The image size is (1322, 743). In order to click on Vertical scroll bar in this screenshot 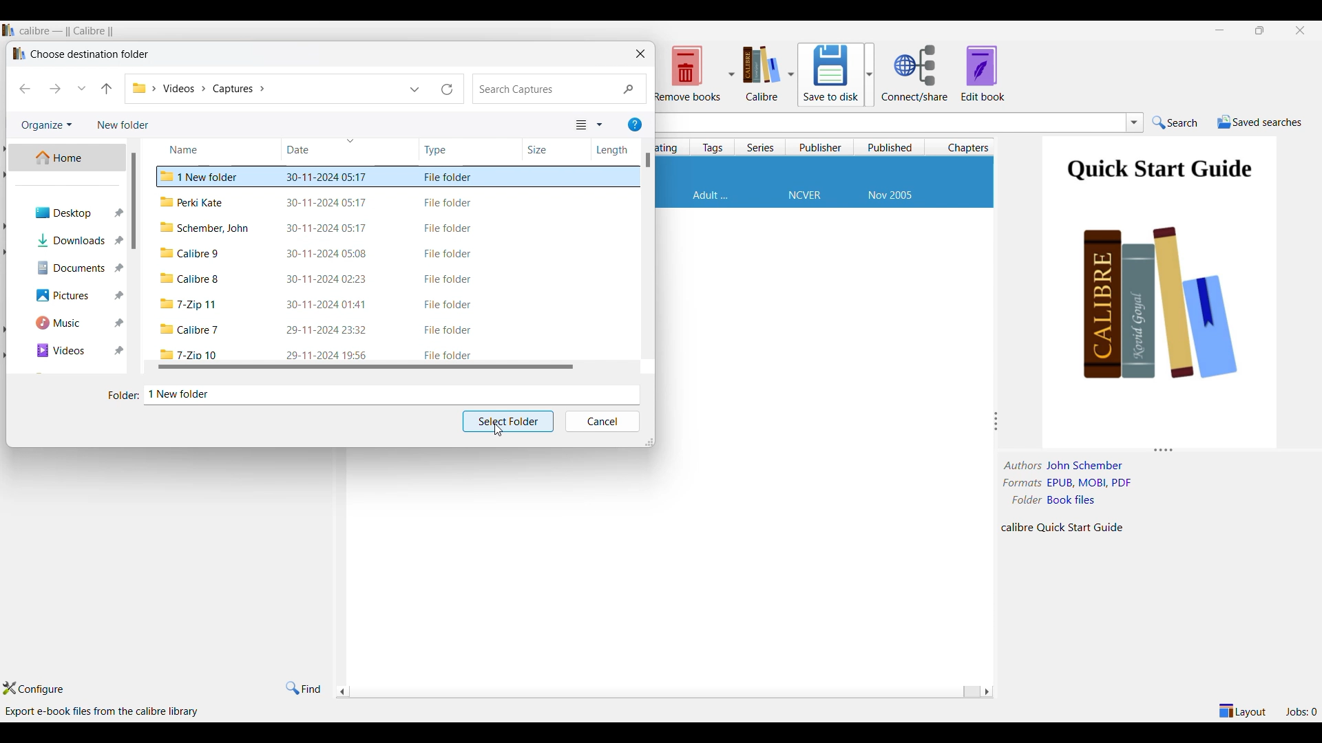, I will do `click(140, 201)`.